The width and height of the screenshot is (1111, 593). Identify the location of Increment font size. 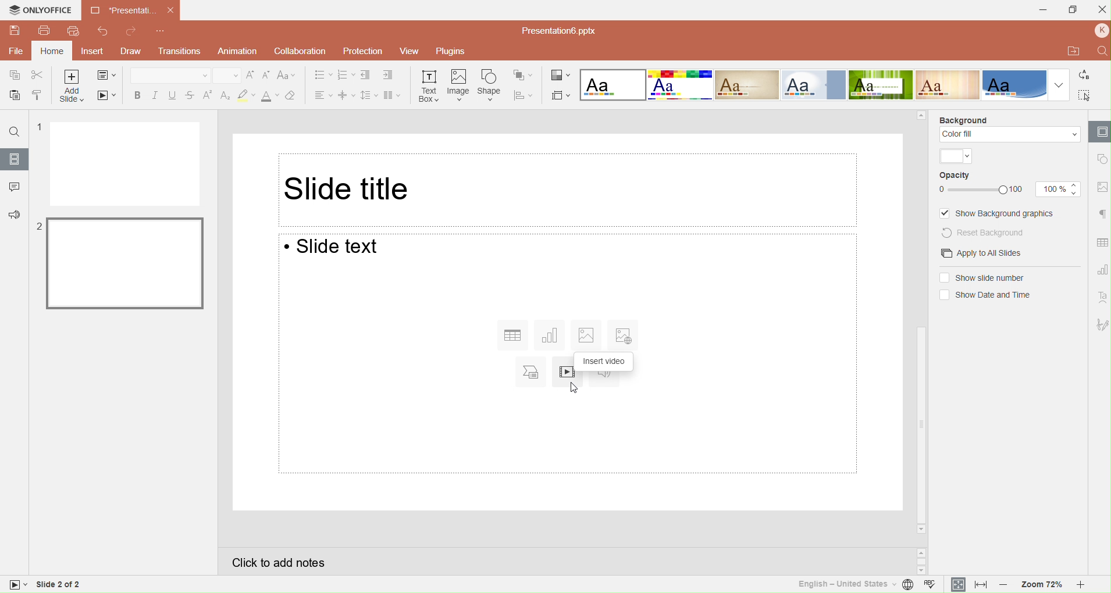
(251, 75).